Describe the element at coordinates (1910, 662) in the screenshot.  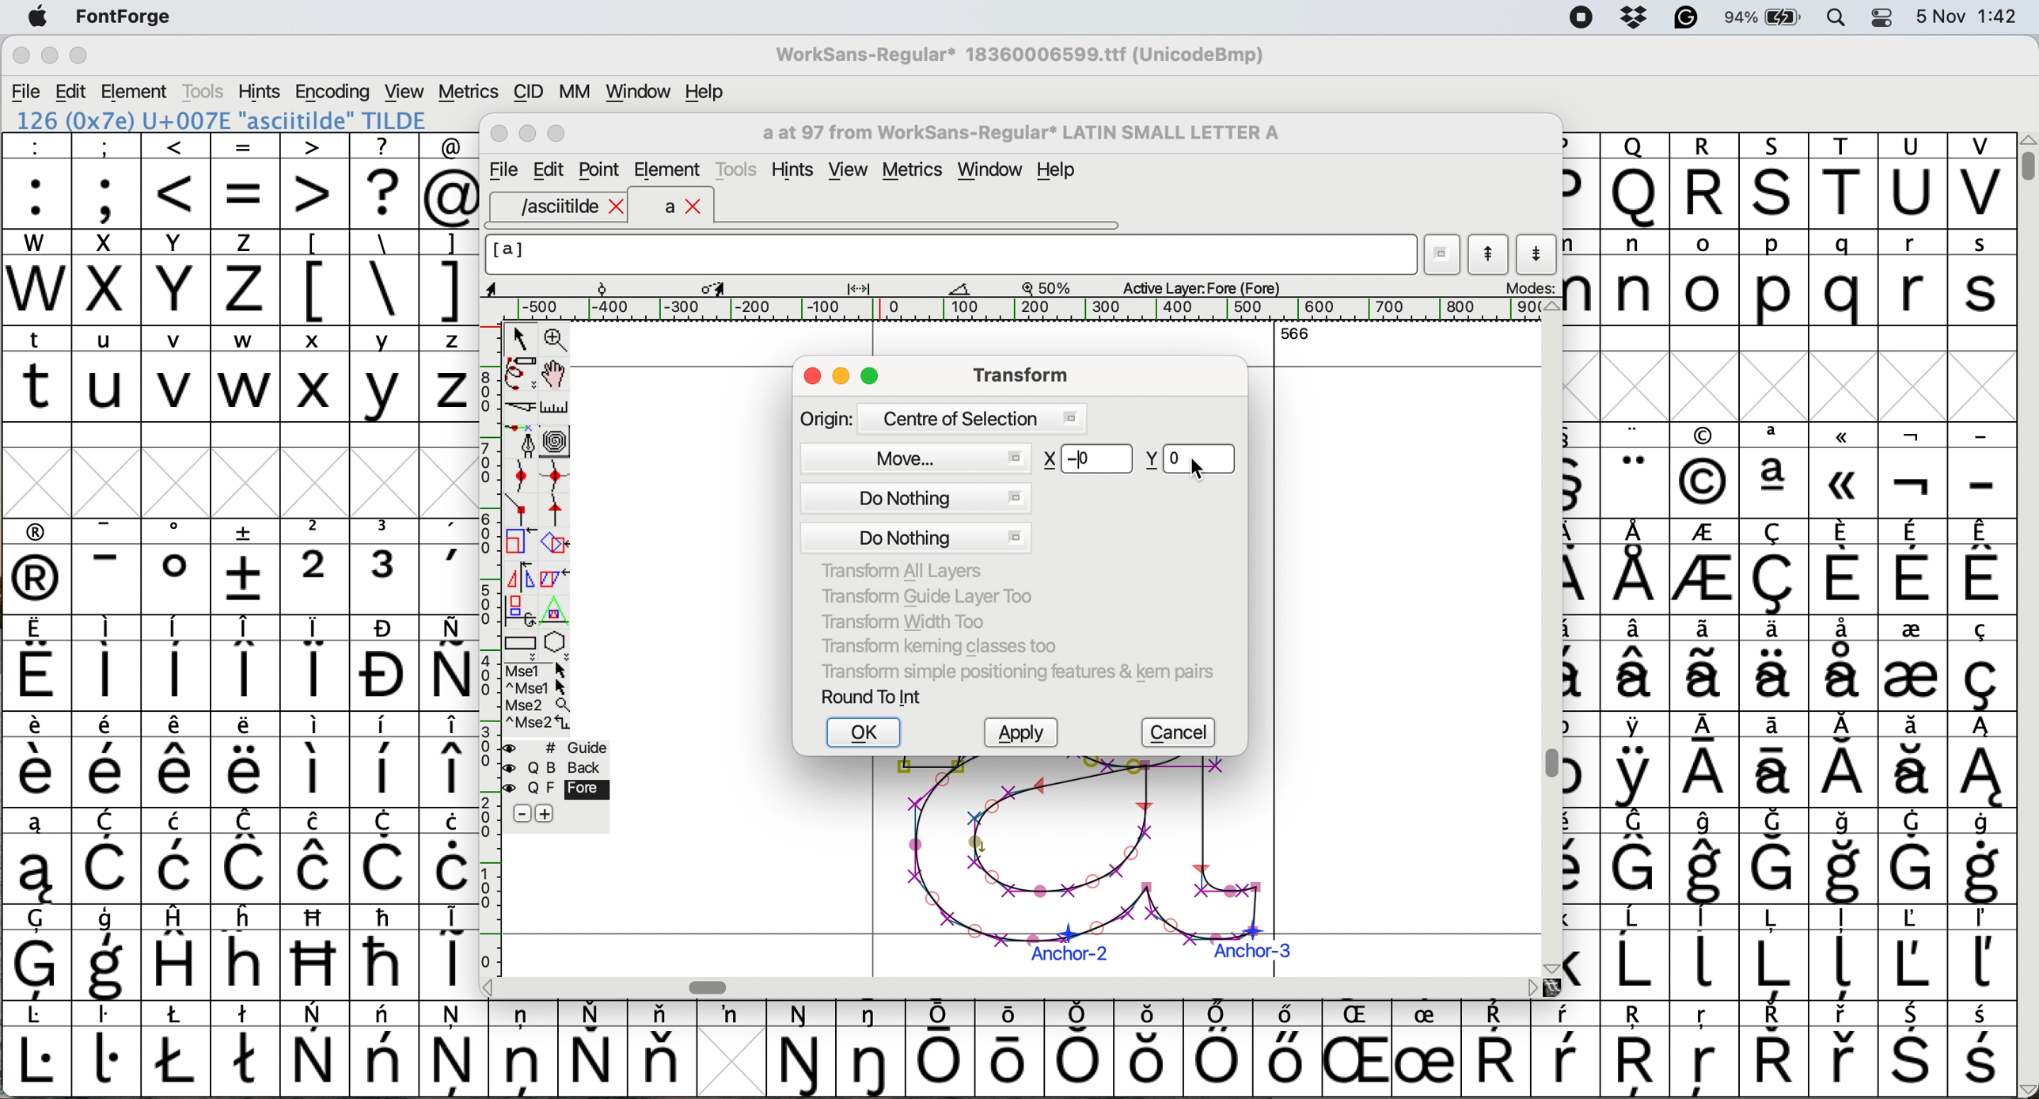
I see `symbol` at that location.